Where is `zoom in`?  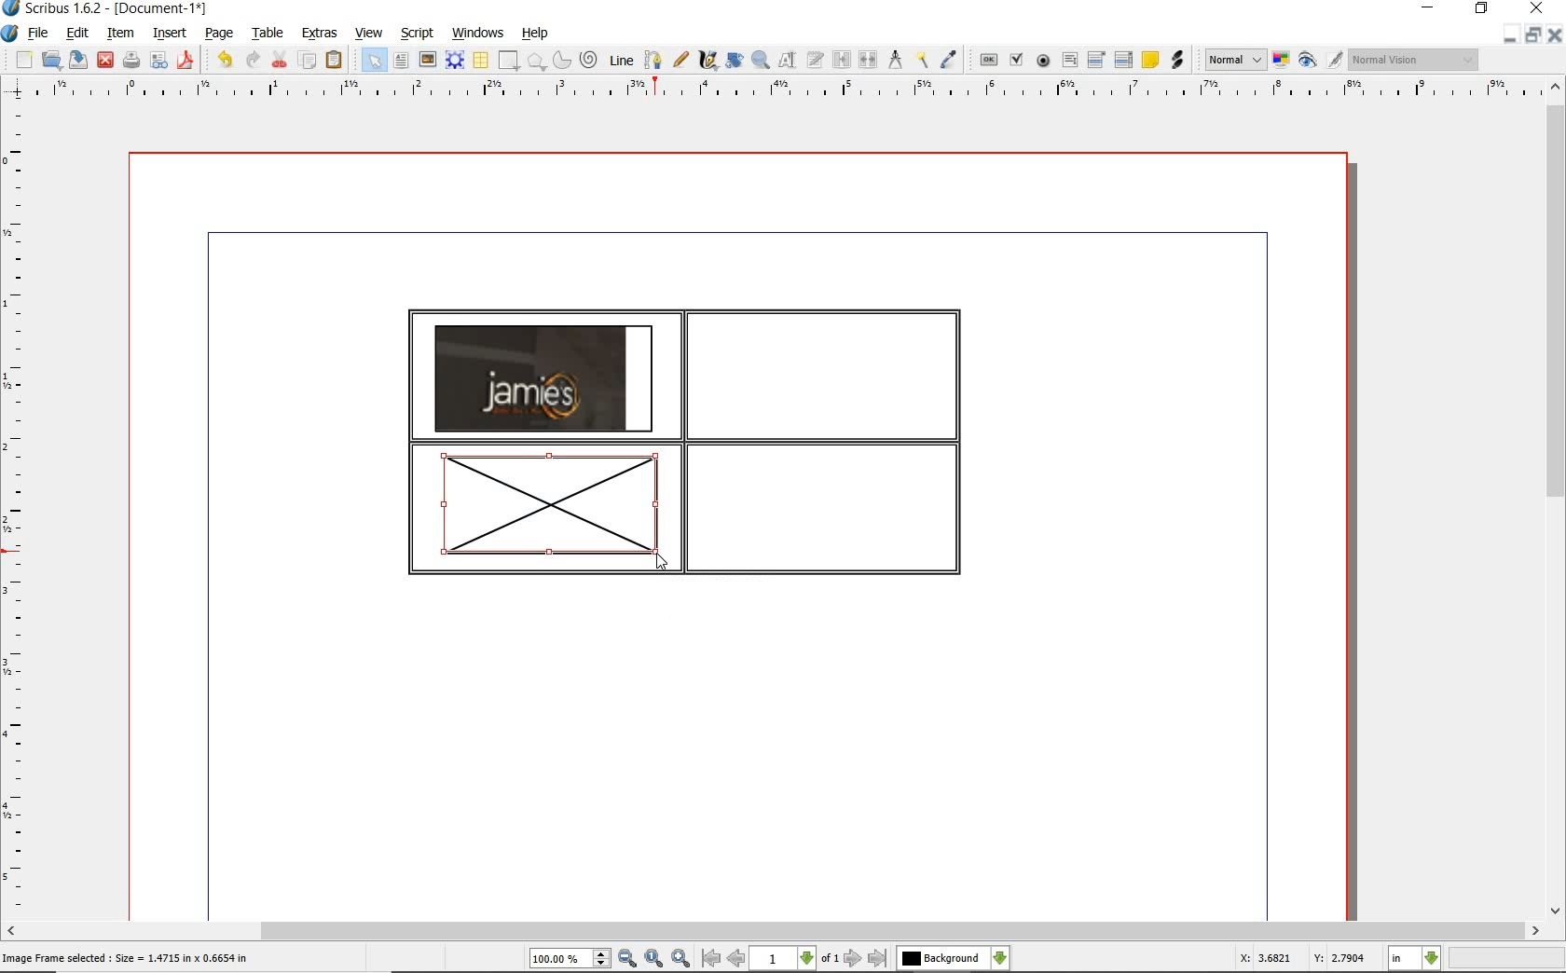
zoom in is located at coordinates (681, 959).